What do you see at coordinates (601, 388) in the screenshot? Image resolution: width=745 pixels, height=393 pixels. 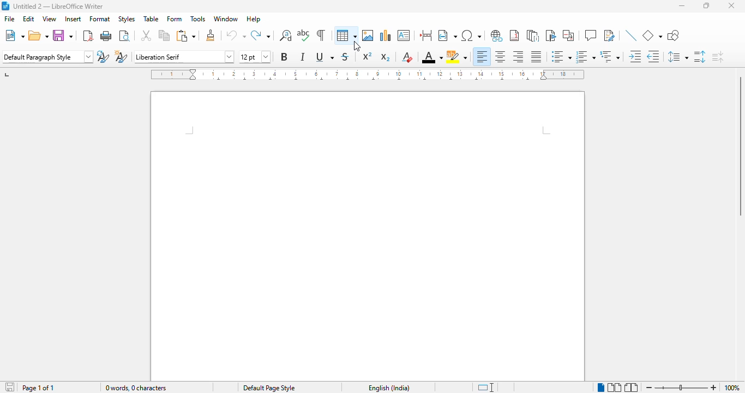 I see `single-page view` at bounding box center [601, 388].